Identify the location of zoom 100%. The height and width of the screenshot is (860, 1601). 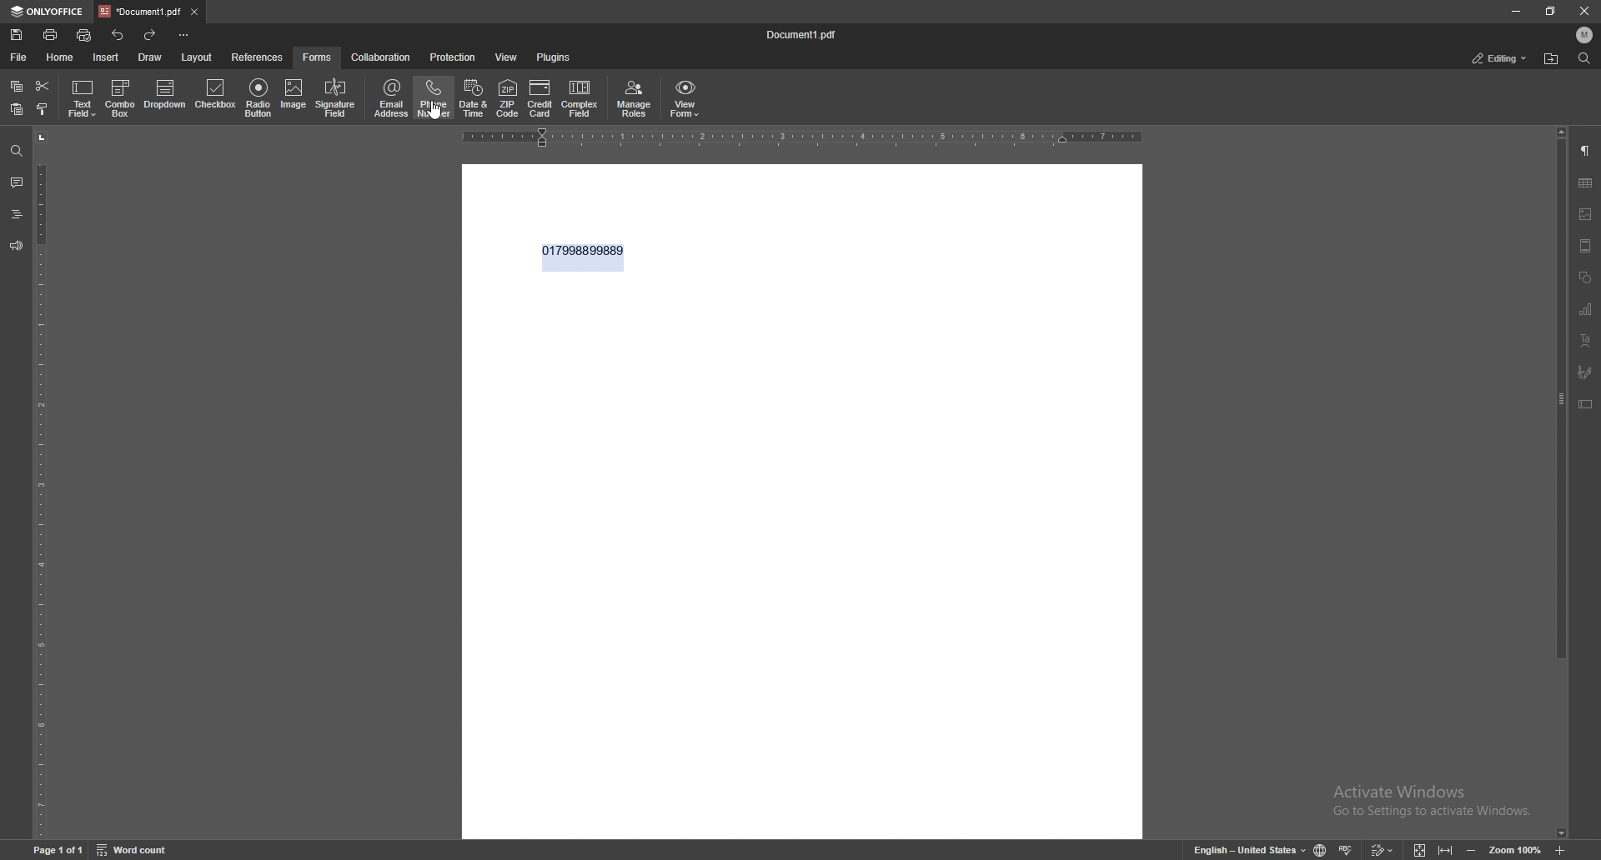
(1514, 851).